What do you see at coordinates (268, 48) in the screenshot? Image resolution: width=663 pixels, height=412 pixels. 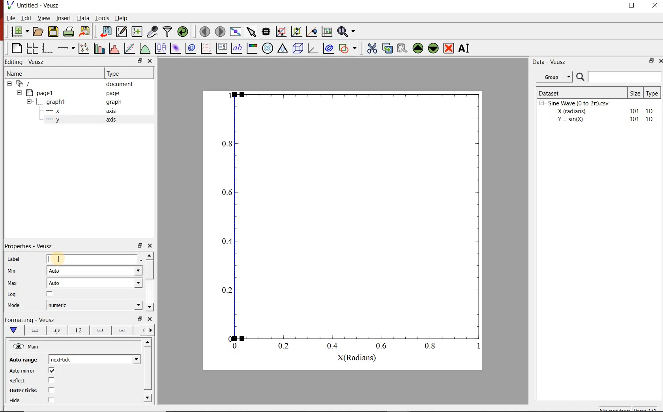 I see `Polar graph` at bounding box center [268, 48].